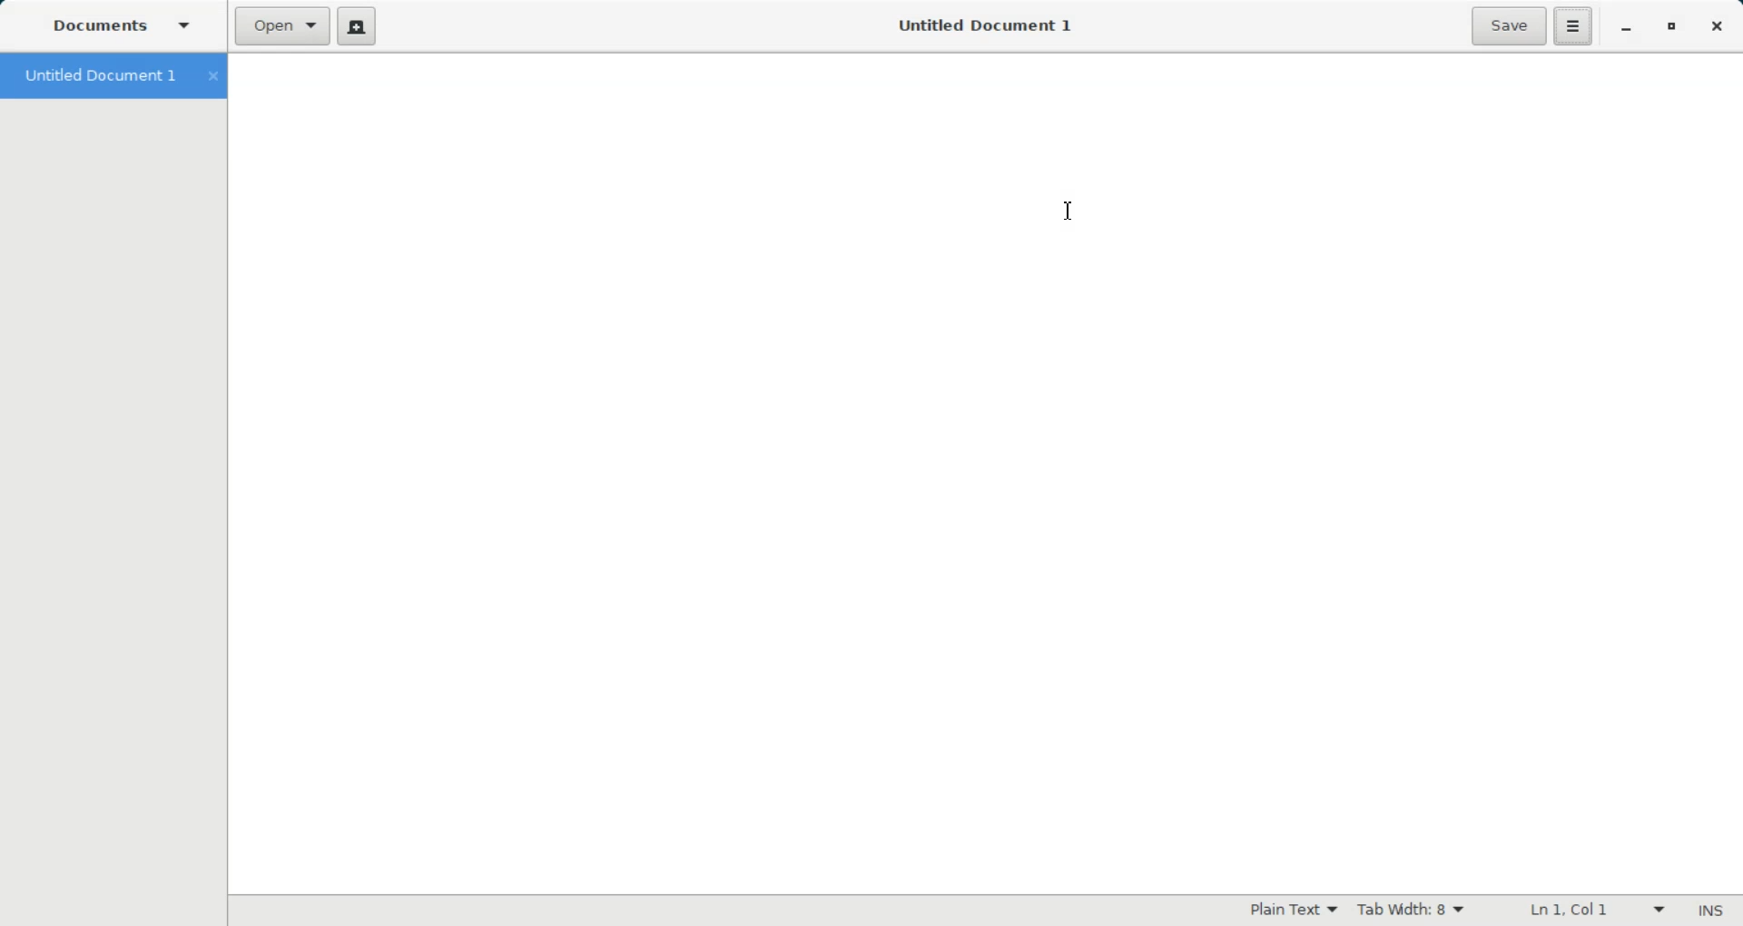 The width and height of the screenshot is (1743, 926). I want to click on Highlighting Mode, so click(1295, 909).